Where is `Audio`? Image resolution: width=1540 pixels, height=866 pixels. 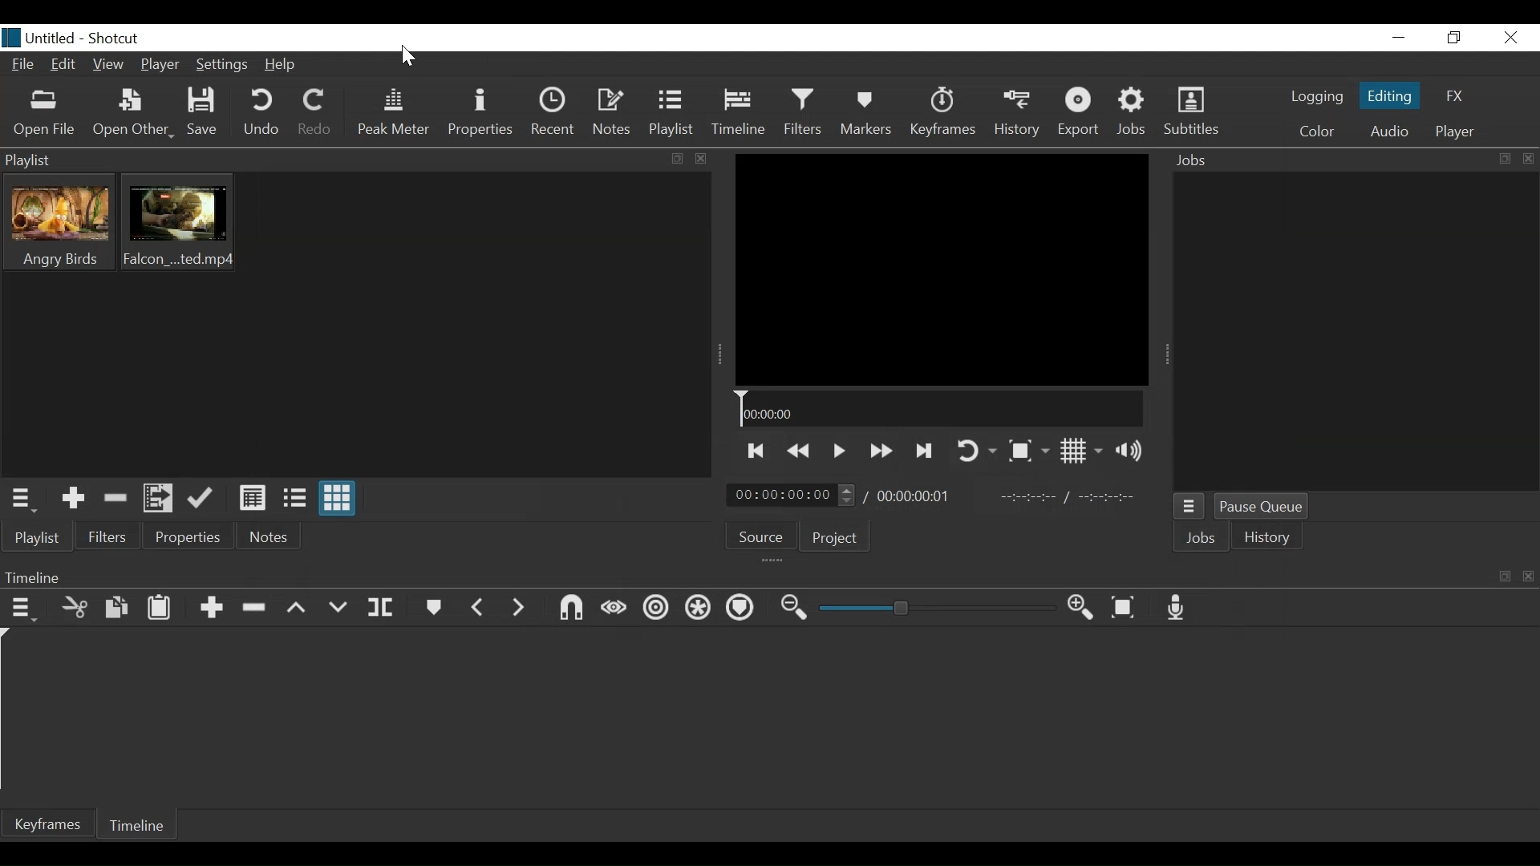
Audio is located at coordinates (1388, 131).